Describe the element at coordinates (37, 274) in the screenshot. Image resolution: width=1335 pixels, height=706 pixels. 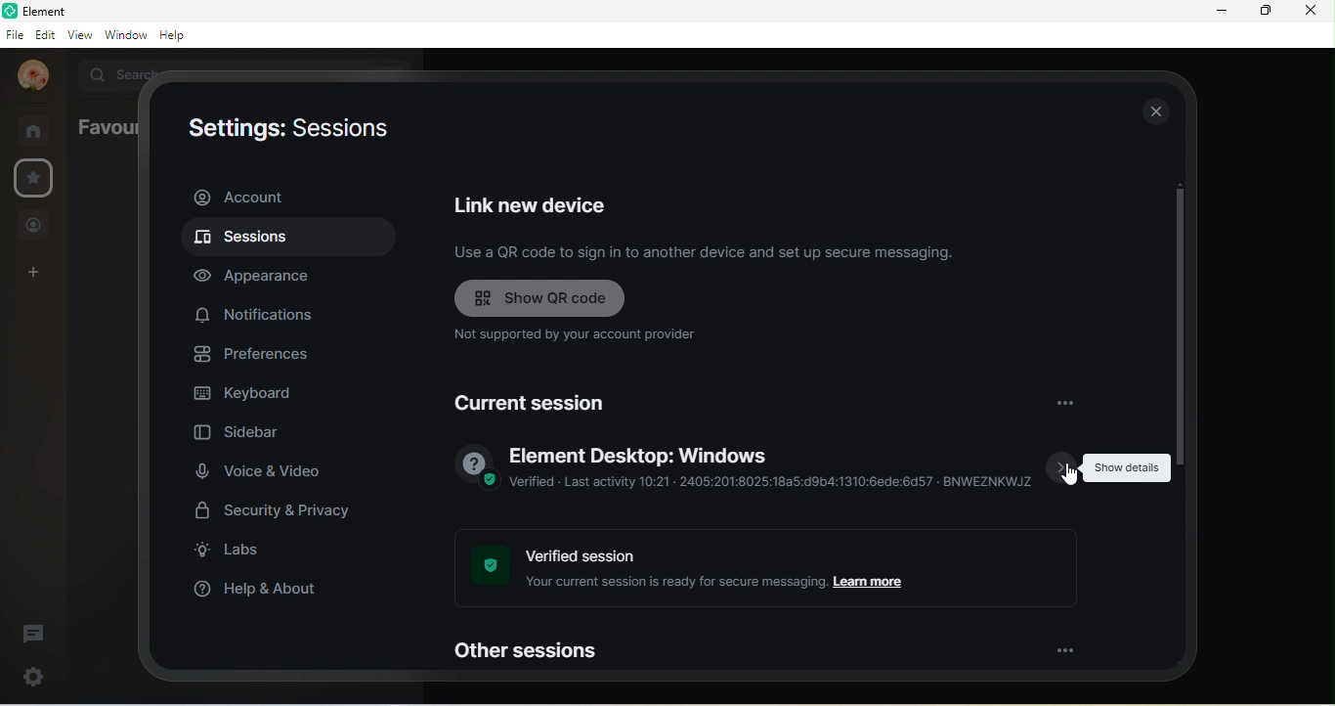
I see `create a space` at that location.